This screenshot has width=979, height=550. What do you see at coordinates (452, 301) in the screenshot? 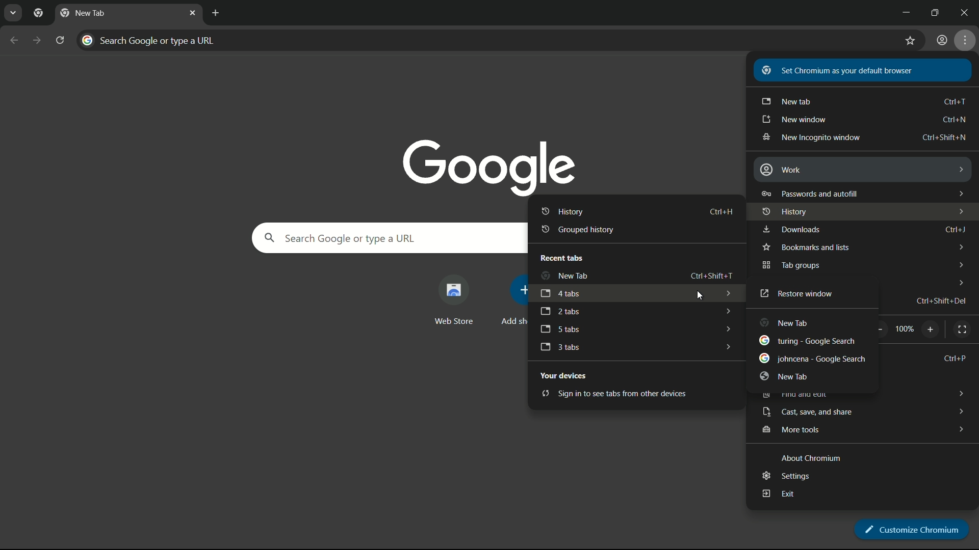
I see `web store shortcut` at bounding box center [452, 301].